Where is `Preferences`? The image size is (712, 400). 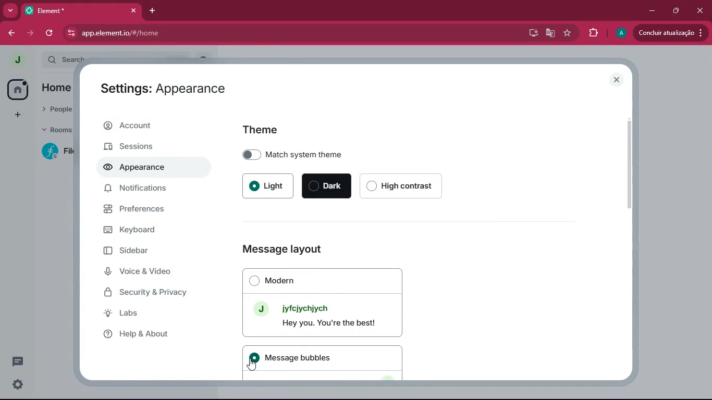
Preferences is located at coordinates (140, 208).